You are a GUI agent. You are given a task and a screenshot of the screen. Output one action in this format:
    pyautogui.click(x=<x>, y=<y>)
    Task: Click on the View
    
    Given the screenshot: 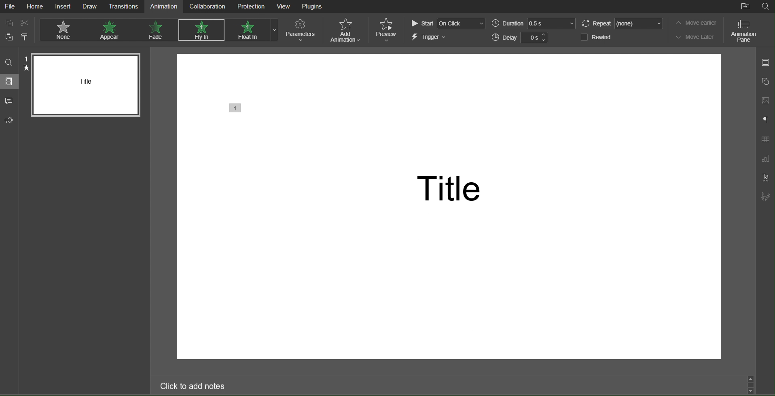 What is the action you would take?
    pyautogui.click(x=284, y=6)
    